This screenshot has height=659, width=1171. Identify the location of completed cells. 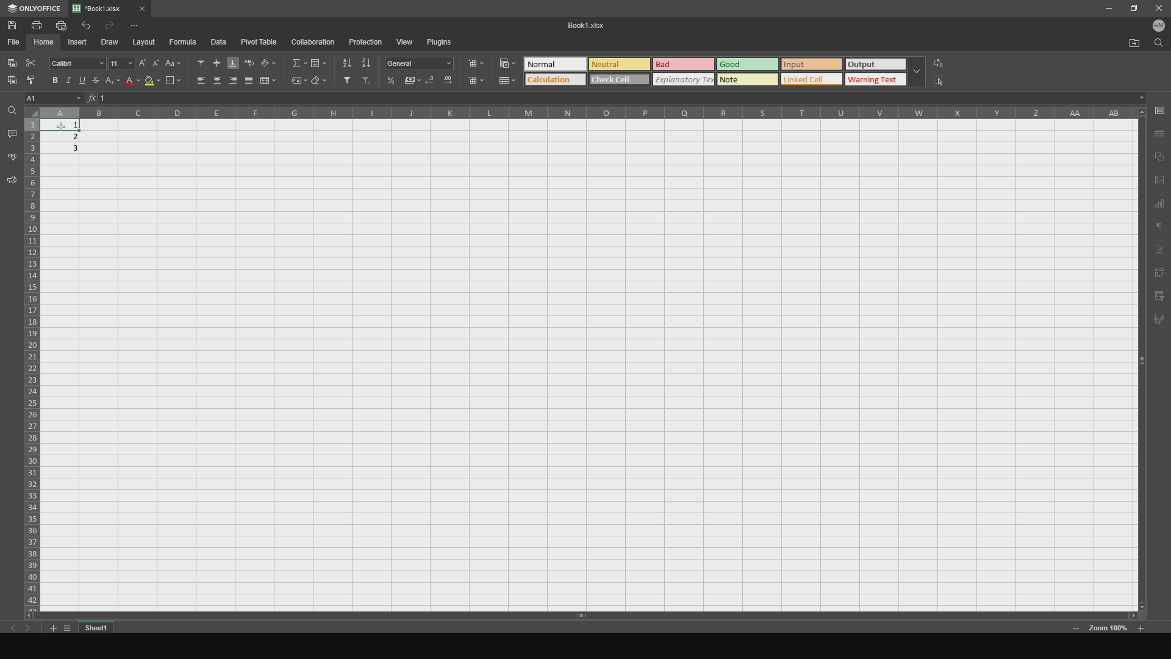
(65, 136).